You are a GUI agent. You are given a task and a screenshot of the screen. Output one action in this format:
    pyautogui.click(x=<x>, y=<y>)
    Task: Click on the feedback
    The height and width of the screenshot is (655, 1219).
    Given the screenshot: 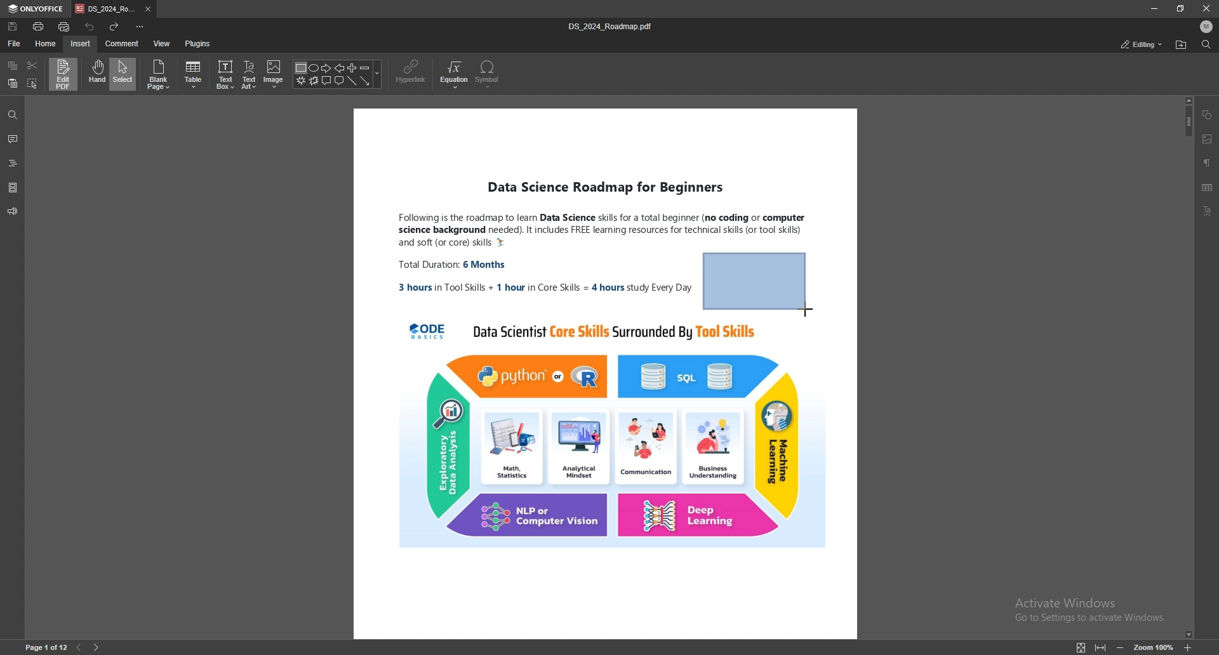 What is the action you would take?
    pyautogui.click(x=13, y=211)
    